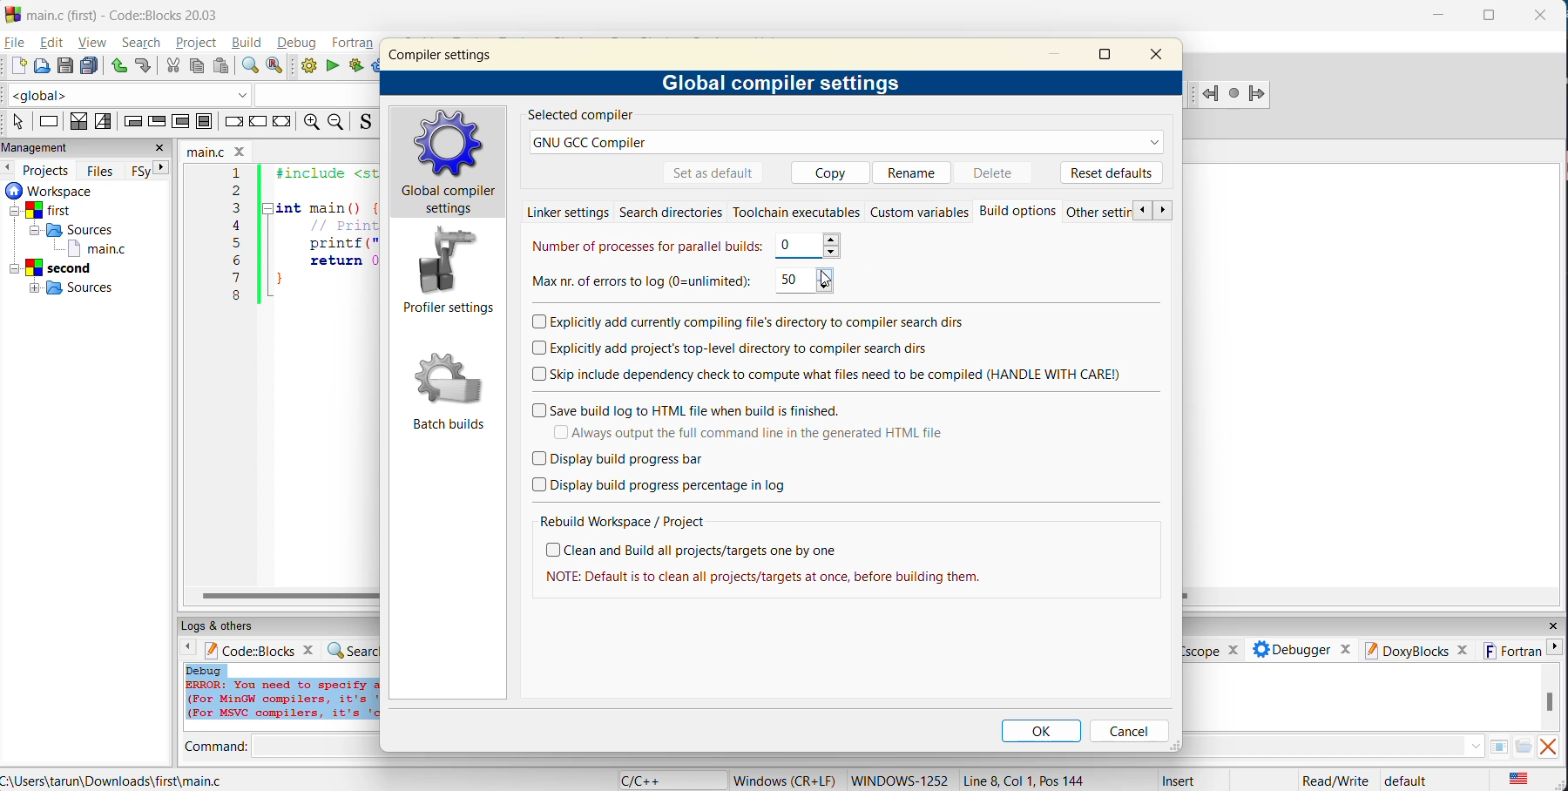  What do you see at coordinates (1522, 781) in the screenshot?
I see `text language` at bounding box center [1522, 781].